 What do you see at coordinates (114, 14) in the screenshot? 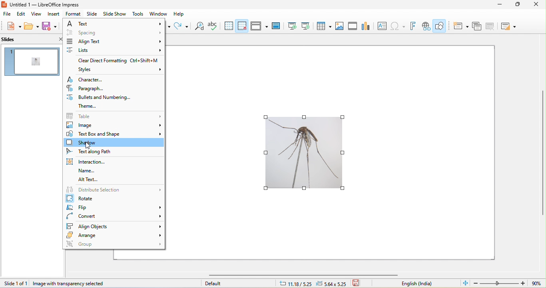
I see `slideshow` at bounding box center [114, 14].